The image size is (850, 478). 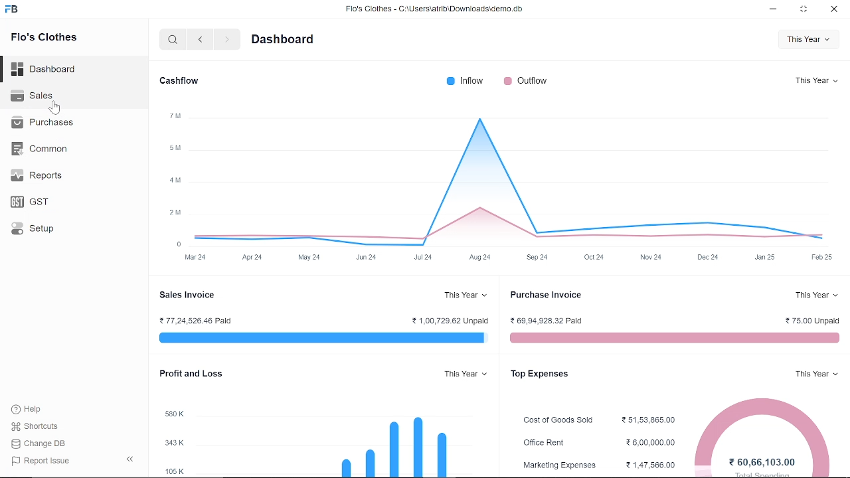 I want to click on Cashflow, so click(x=176, y=79).